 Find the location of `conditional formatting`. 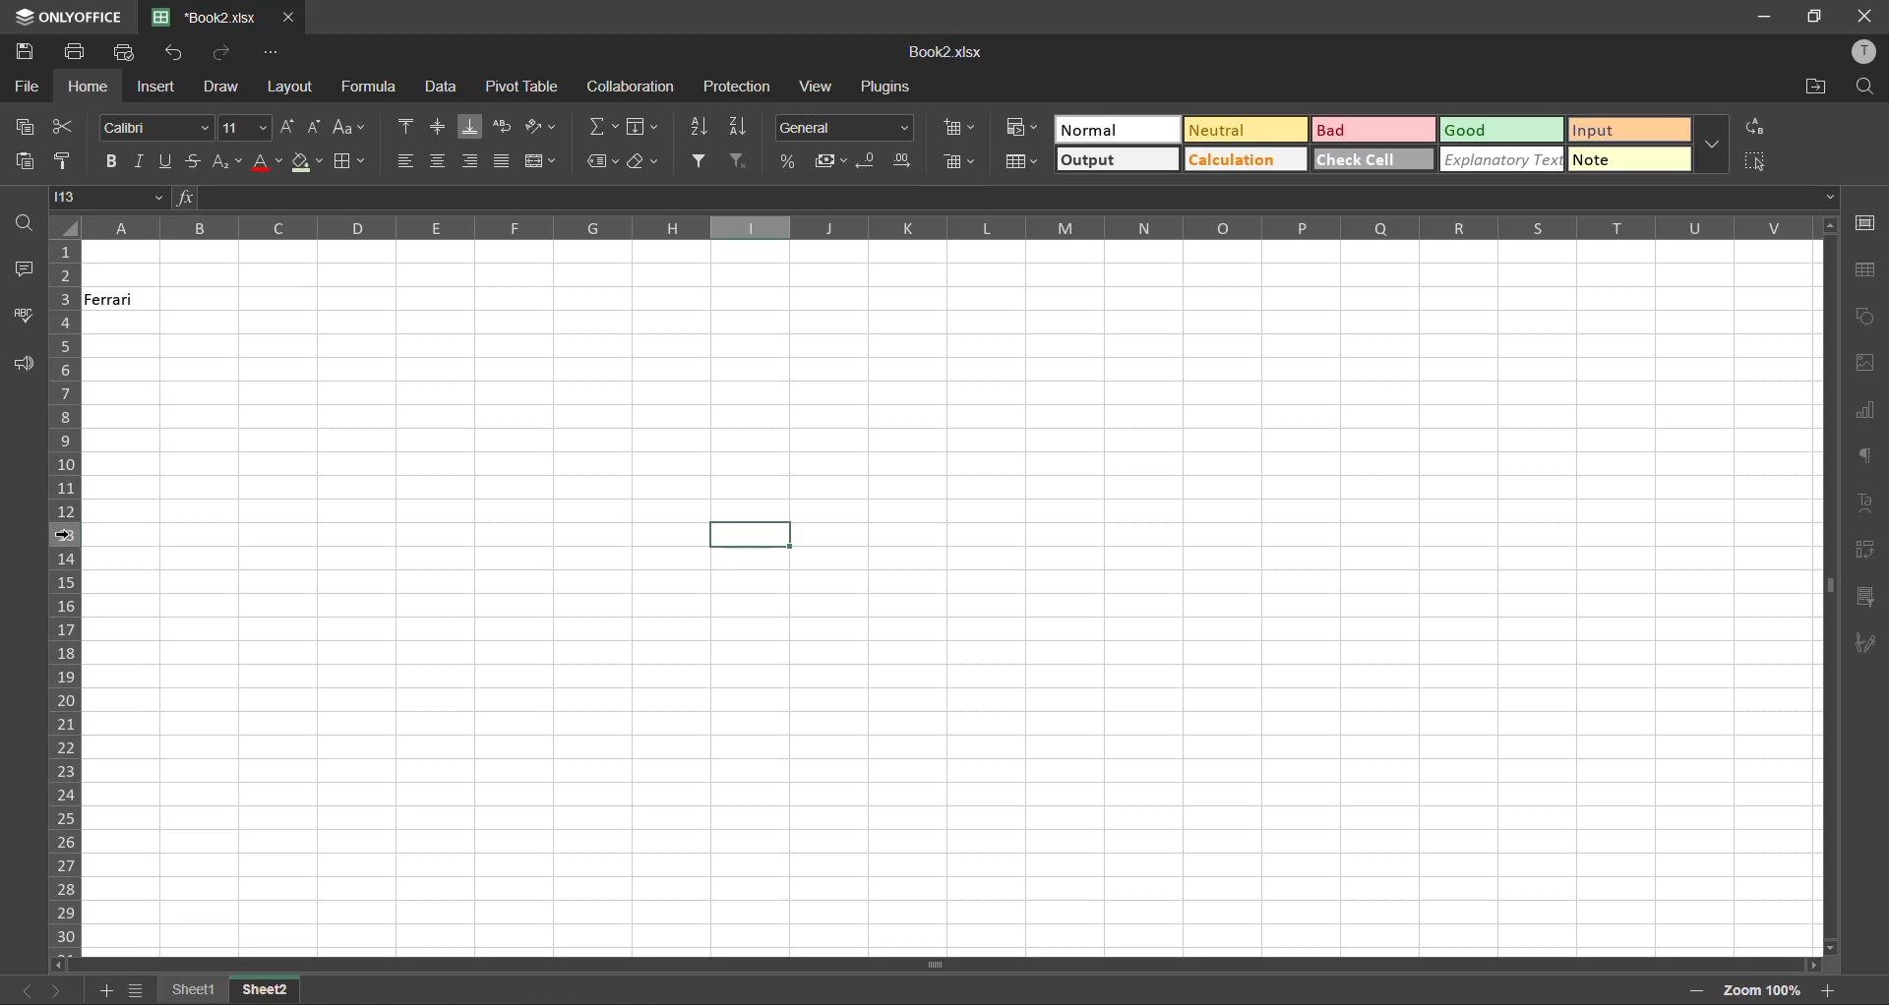

conditional formatting is located at coordinates (1021, 128).